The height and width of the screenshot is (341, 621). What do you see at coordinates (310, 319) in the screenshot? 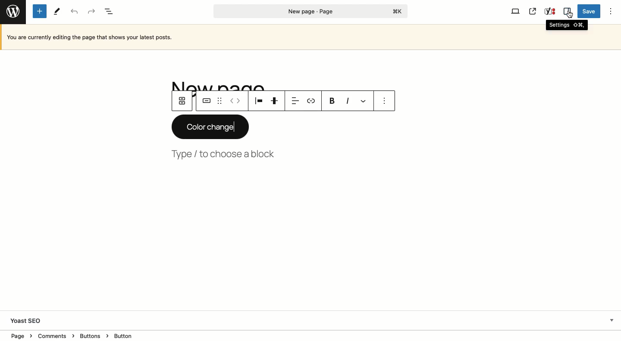
I see `Yoast SEO` at bounding box center [310, 319].